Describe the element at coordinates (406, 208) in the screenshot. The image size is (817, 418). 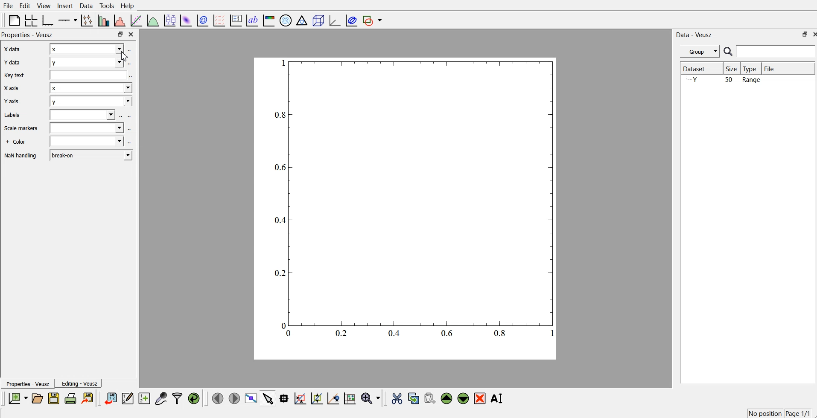
I see `graph chart` at that location.